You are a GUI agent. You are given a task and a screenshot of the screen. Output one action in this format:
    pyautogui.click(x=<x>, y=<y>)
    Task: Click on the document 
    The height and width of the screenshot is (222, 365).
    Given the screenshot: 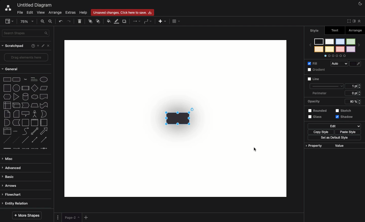 What is the action you would take?
    pyautogui.click(x=44, y=97)
    